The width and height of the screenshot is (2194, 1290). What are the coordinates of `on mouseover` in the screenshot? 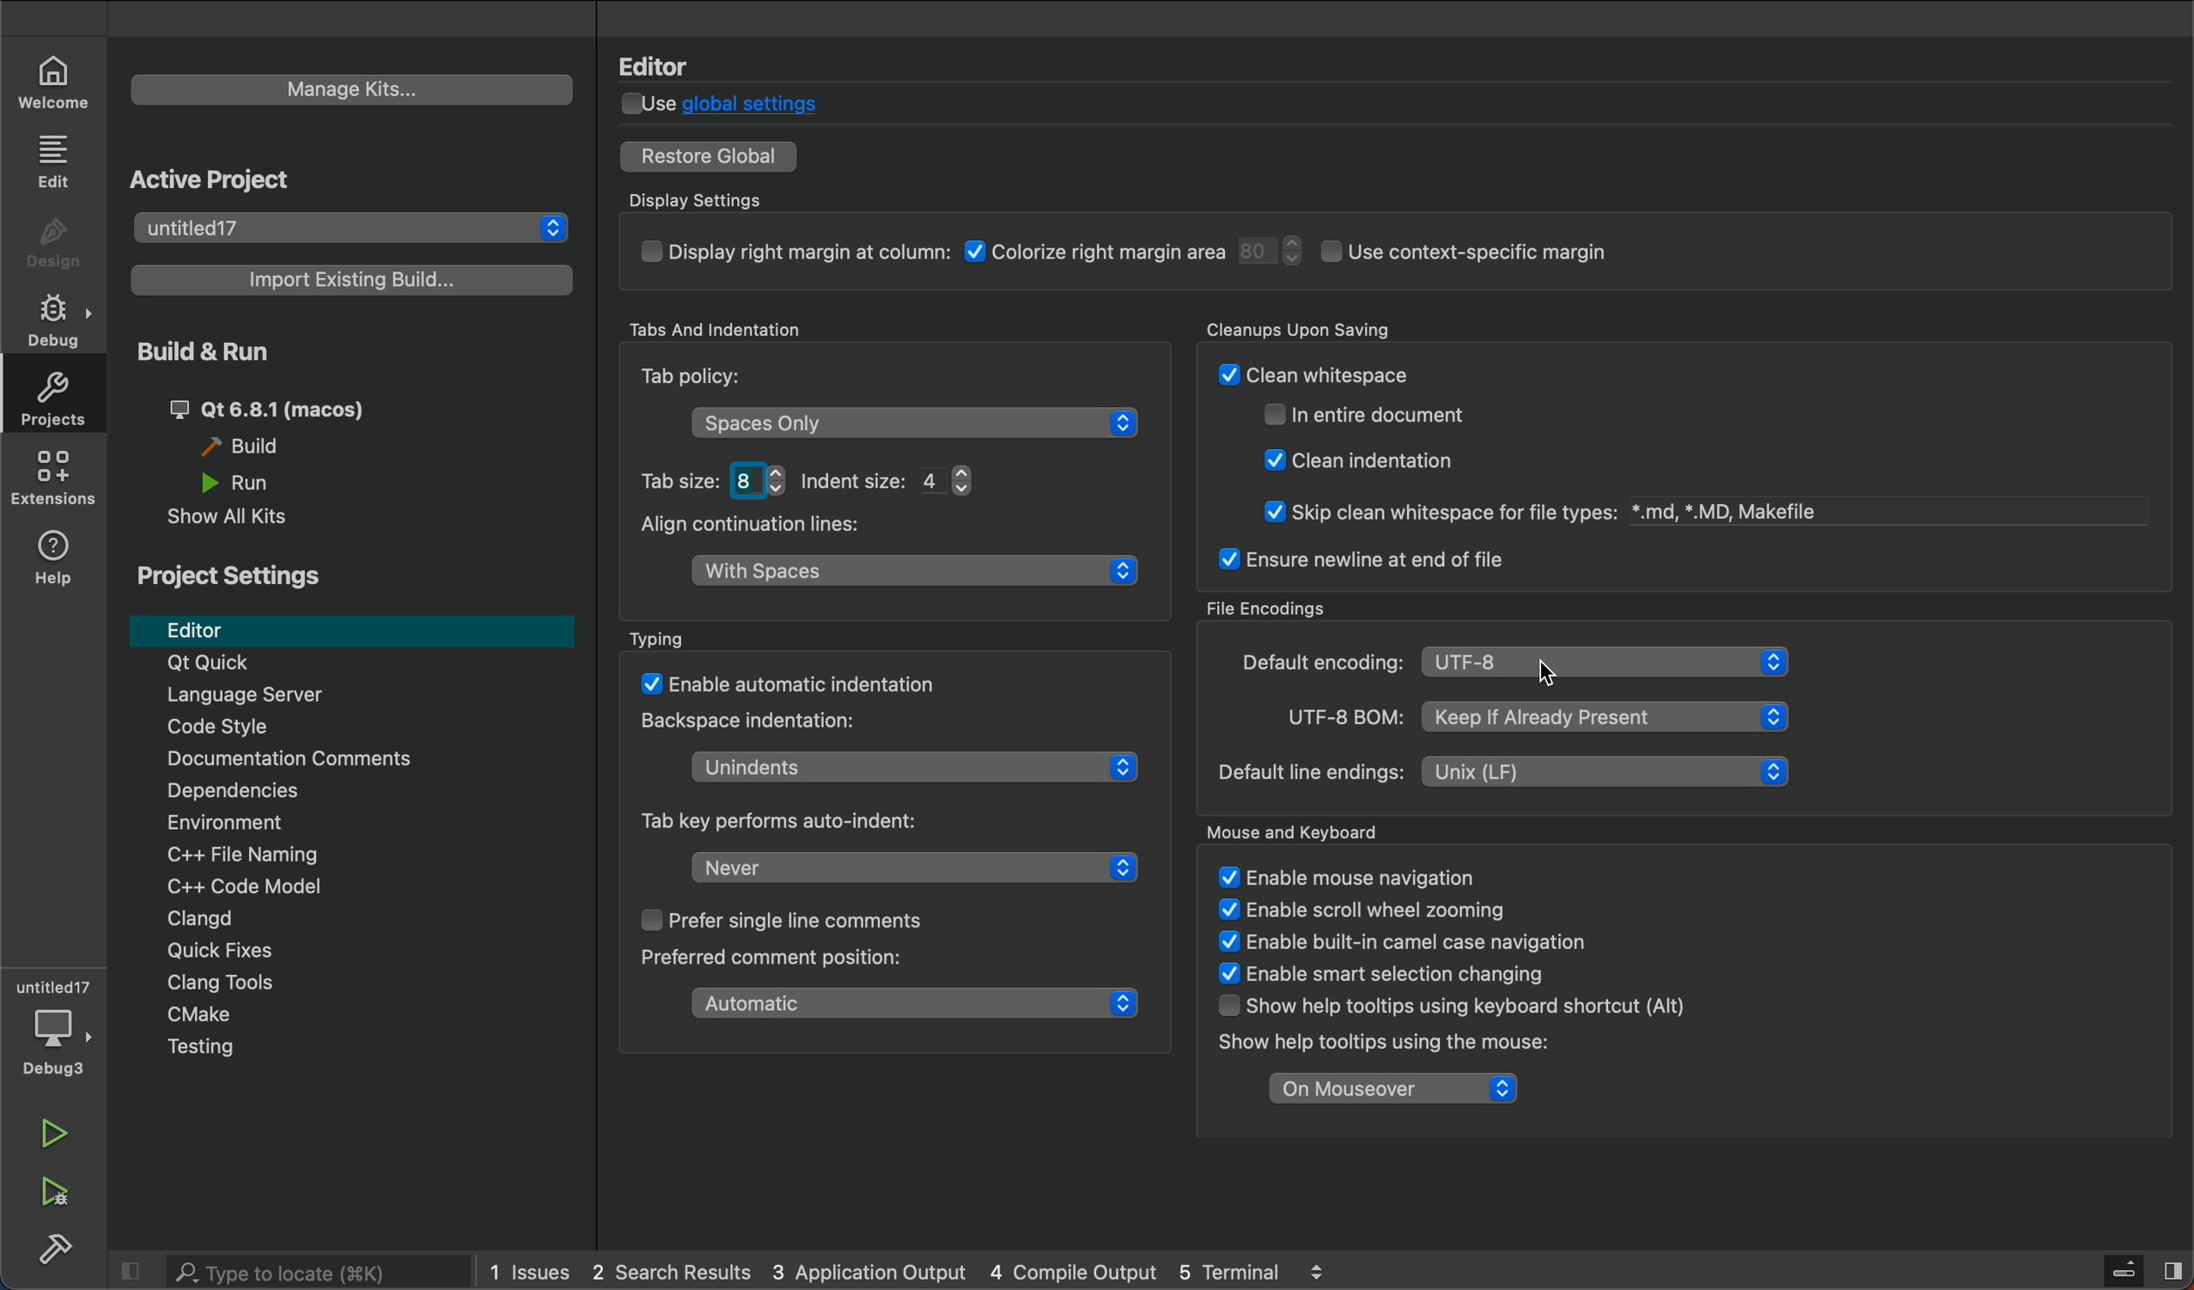 It's located at (1377, 1092).